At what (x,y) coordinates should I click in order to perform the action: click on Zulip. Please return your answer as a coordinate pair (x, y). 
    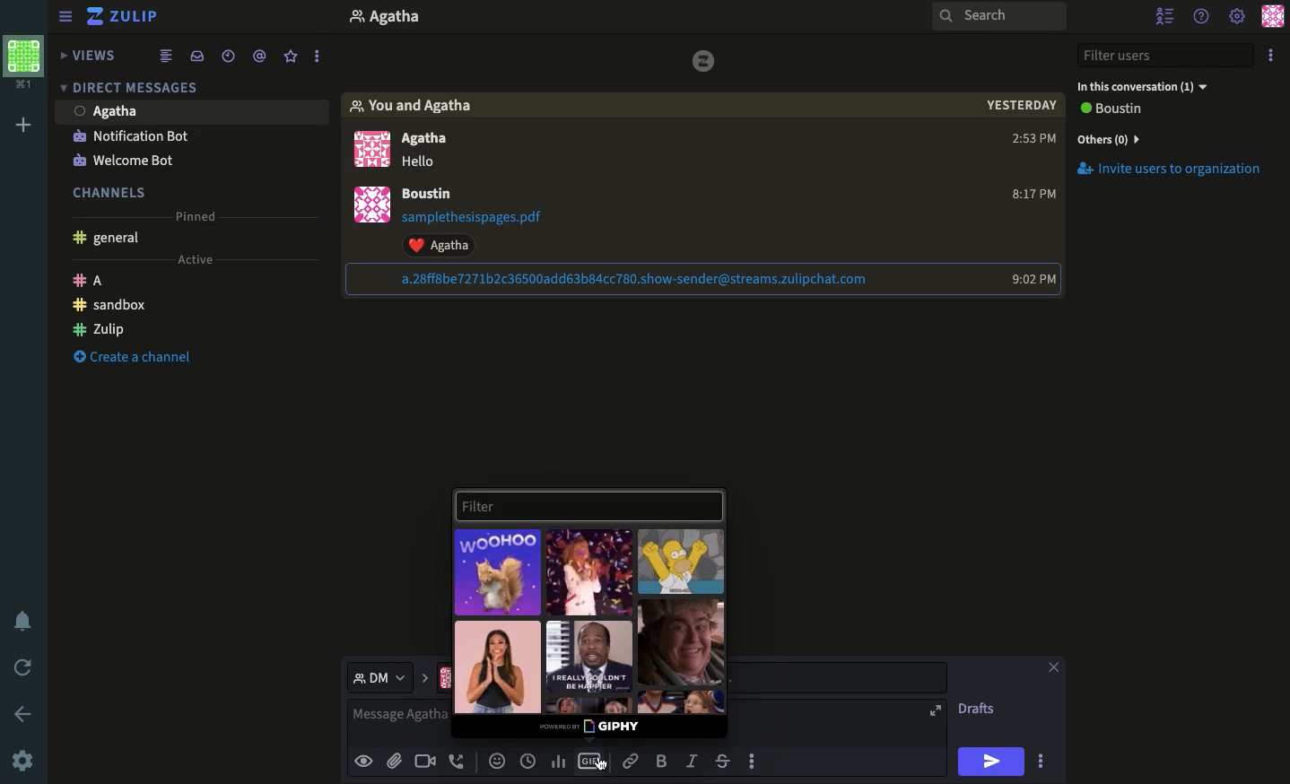
    Looking at the image, I should click on (131, 16).